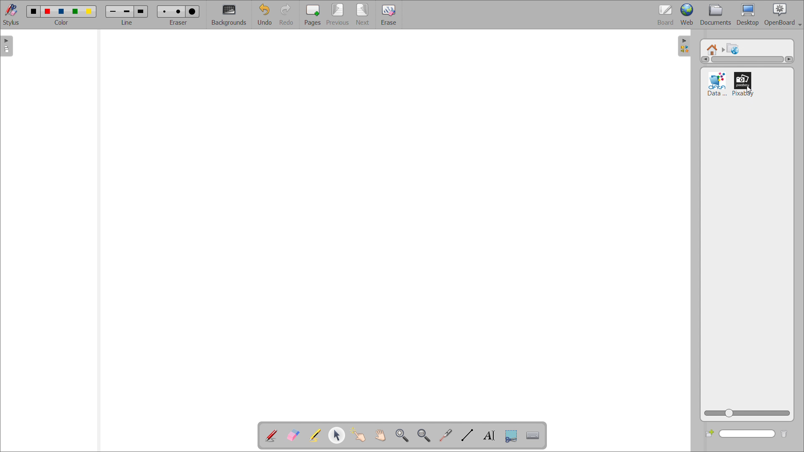 The width and height of the screenshot is (804, 452). Describe the element at coordinates (265, 15) in the screenshot. I see `undo` at that location.